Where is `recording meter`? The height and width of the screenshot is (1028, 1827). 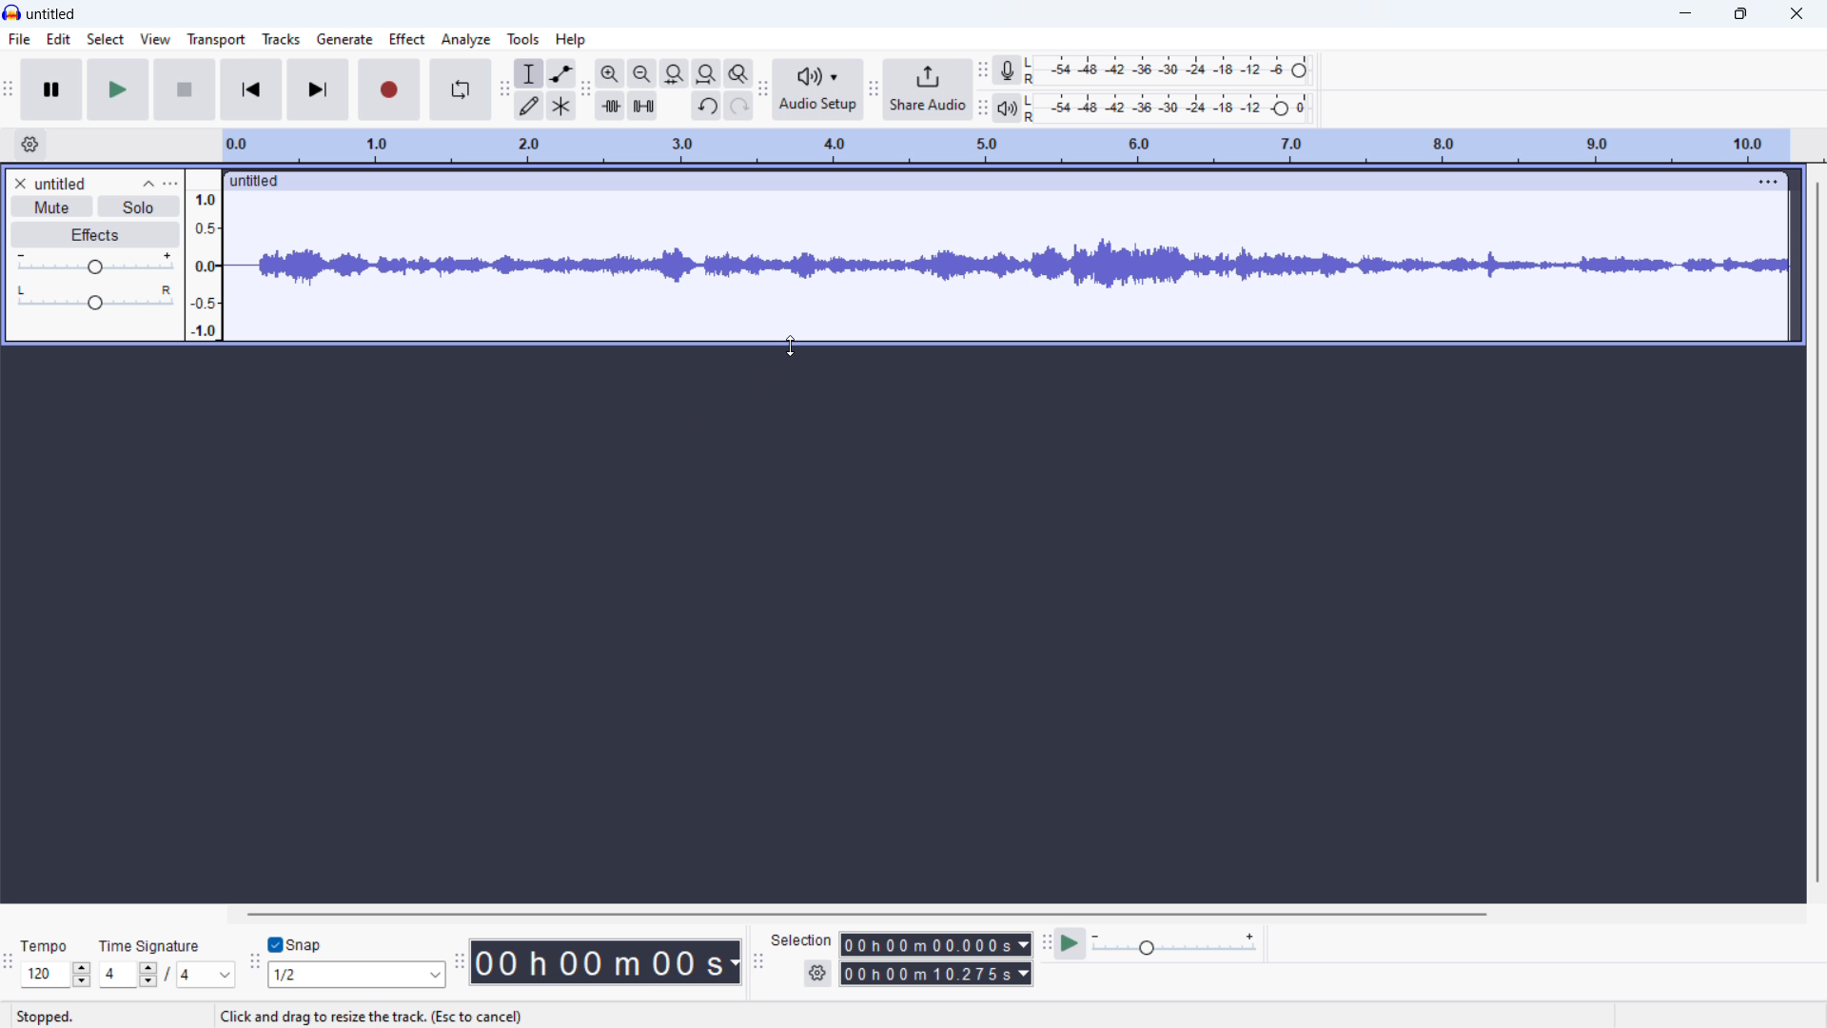
recording meter is located at coordinates (1009, 70).